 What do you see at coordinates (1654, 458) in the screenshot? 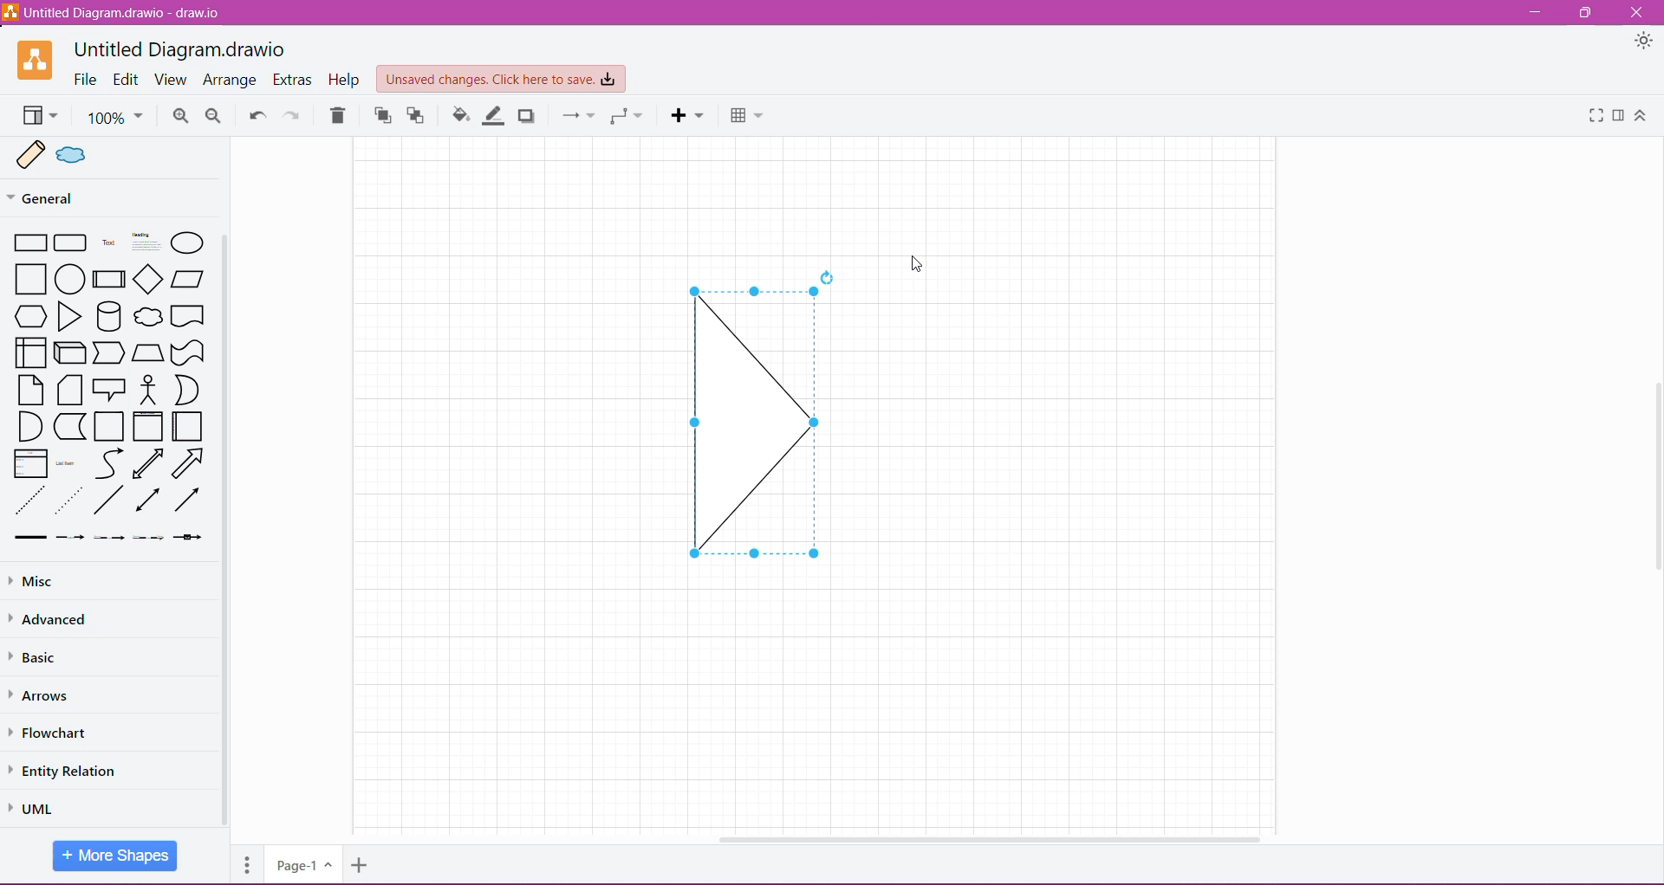
I see `Vertical Scroll Bar` at bounding box center [1654, 458].